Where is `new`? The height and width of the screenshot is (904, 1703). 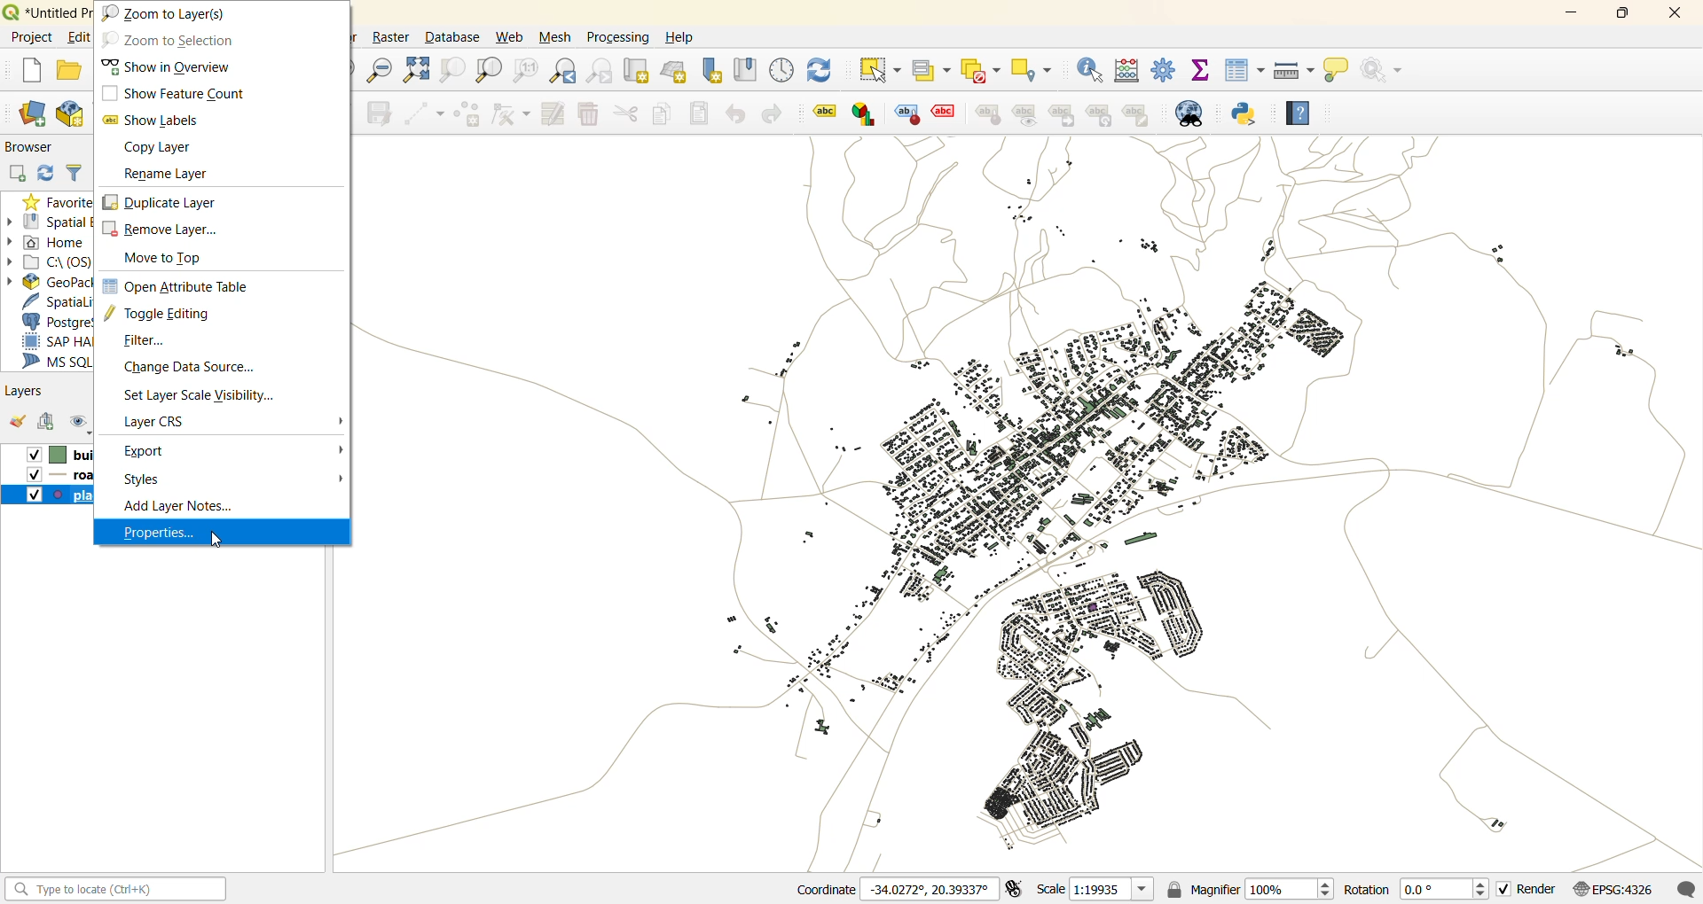
new is located at coordinates (33, 72).